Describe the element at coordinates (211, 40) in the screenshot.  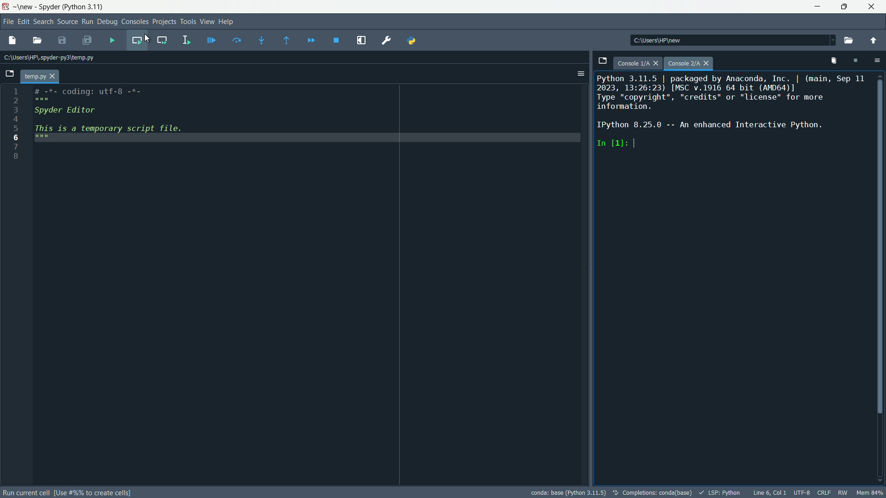
I see `debug file` at that location.